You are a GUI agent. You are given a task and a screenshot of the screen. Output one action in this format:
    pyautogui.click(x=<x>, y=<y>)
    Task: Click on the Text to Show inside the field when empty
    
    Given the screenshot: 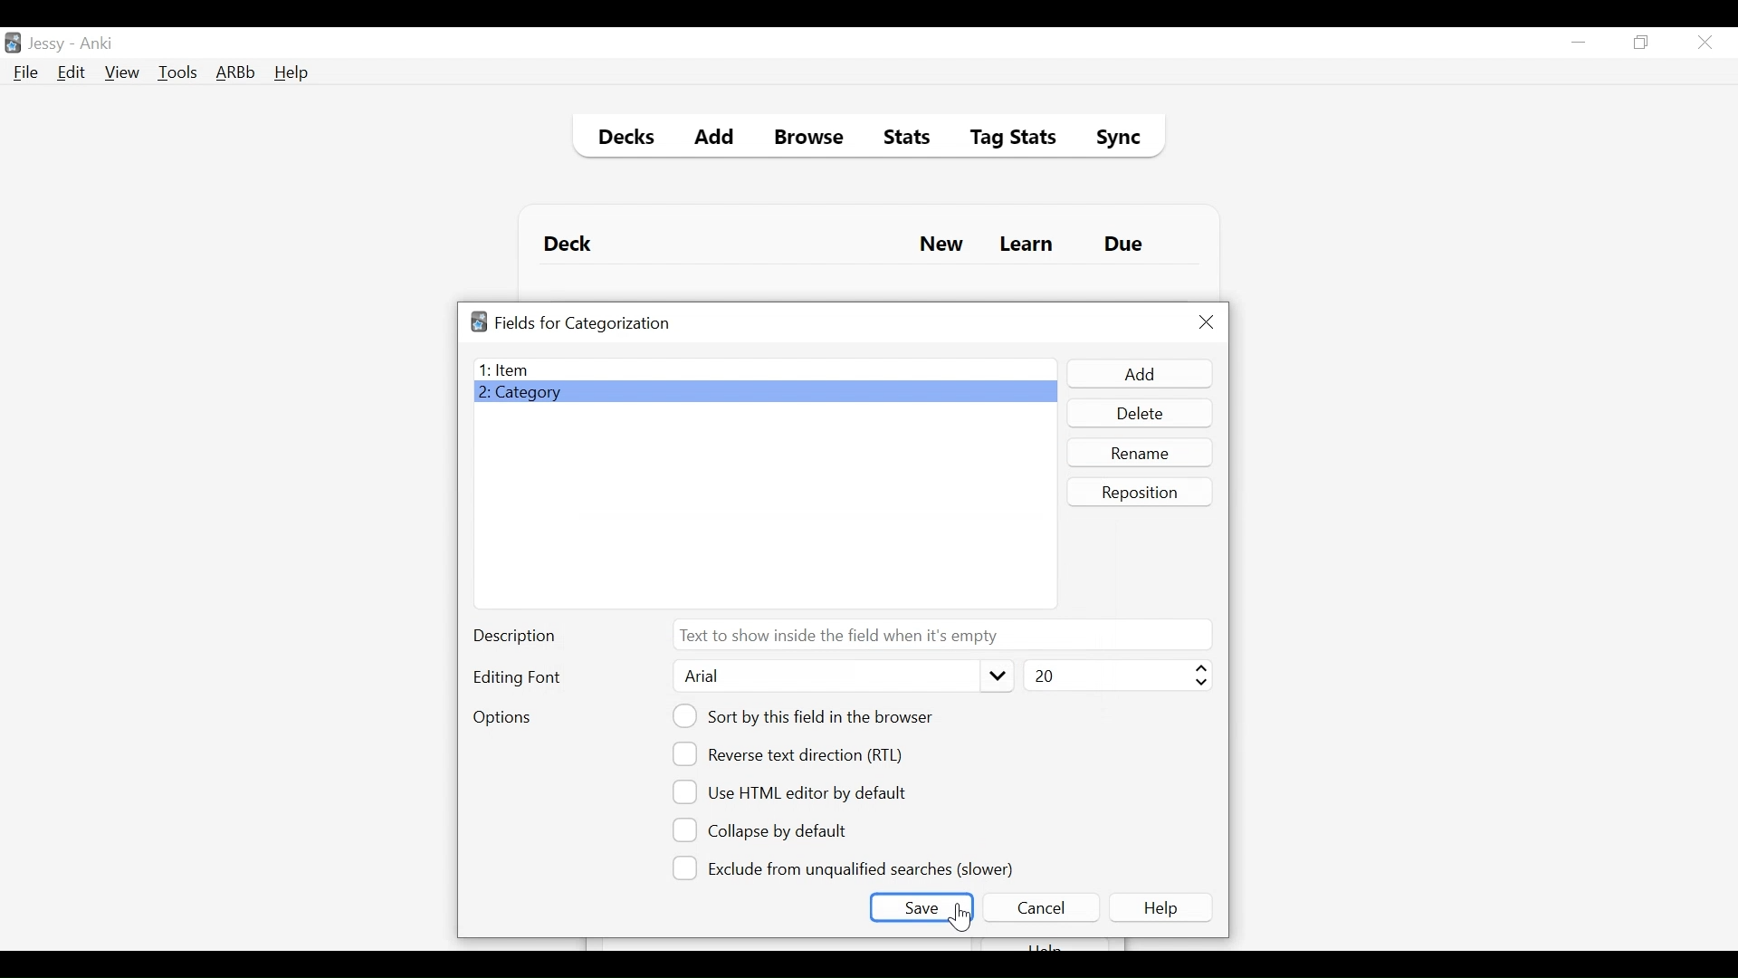 What is the action you would take?
    pyautogui.click(x=941, y=634)
    